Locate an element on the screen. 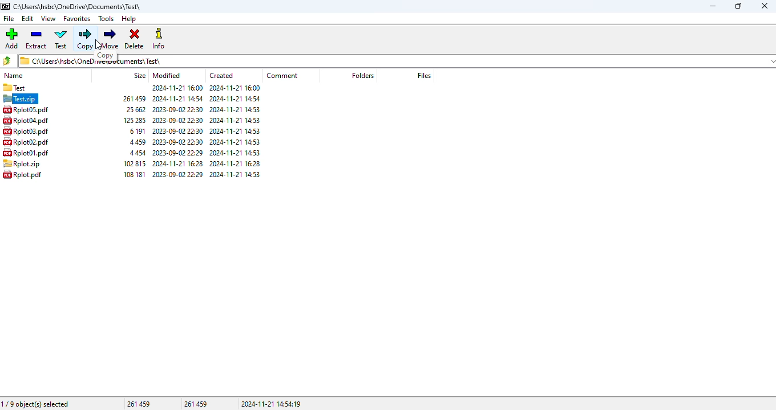 Image resolution: width=776 pixels, height=410 pixels. move is located at coordinates (111, 39).